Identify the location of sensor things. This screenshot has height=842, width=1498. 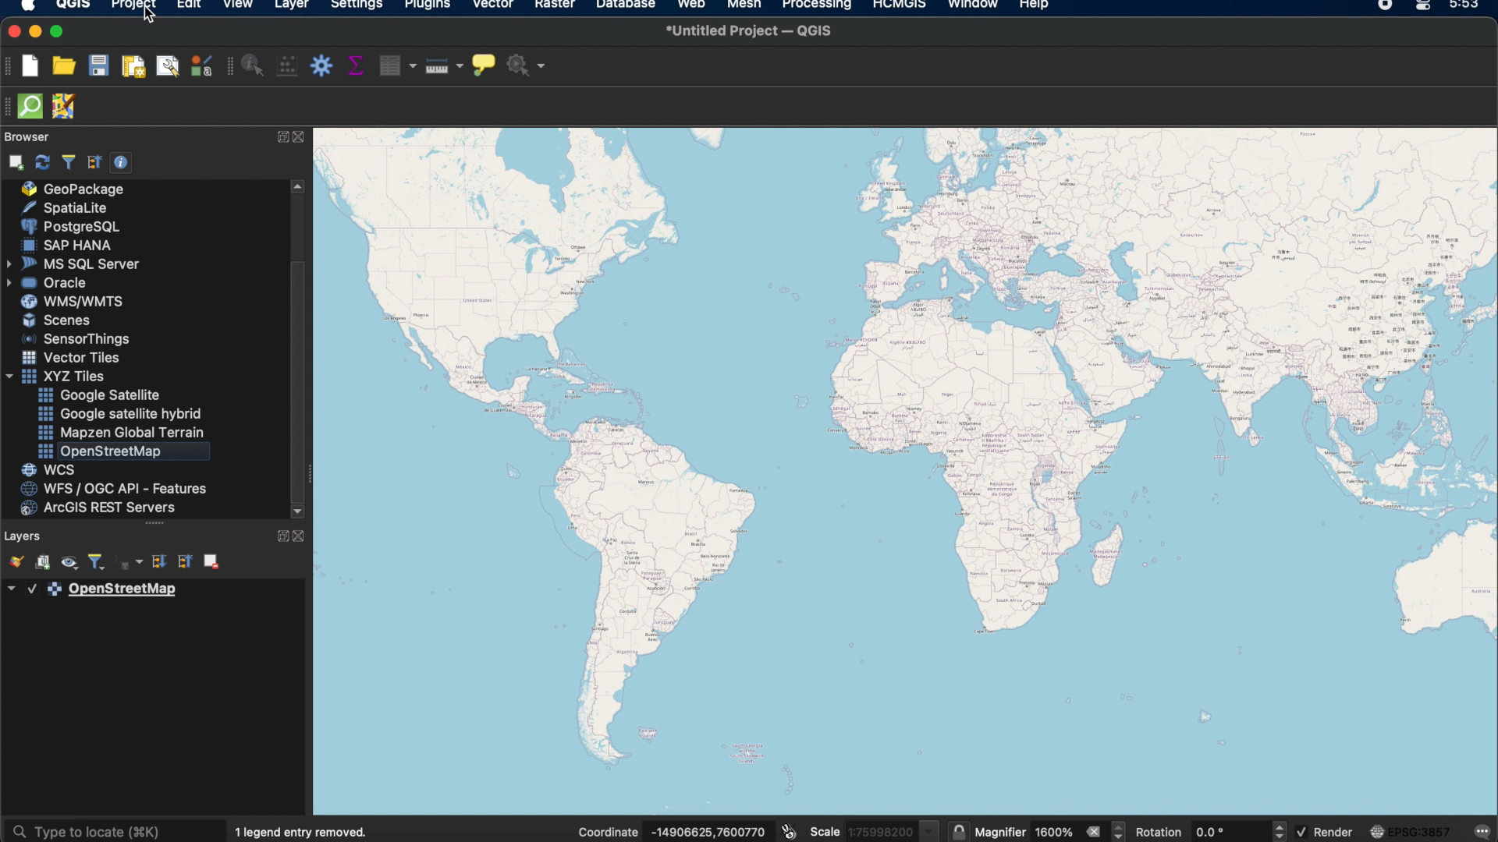
(73, 339).